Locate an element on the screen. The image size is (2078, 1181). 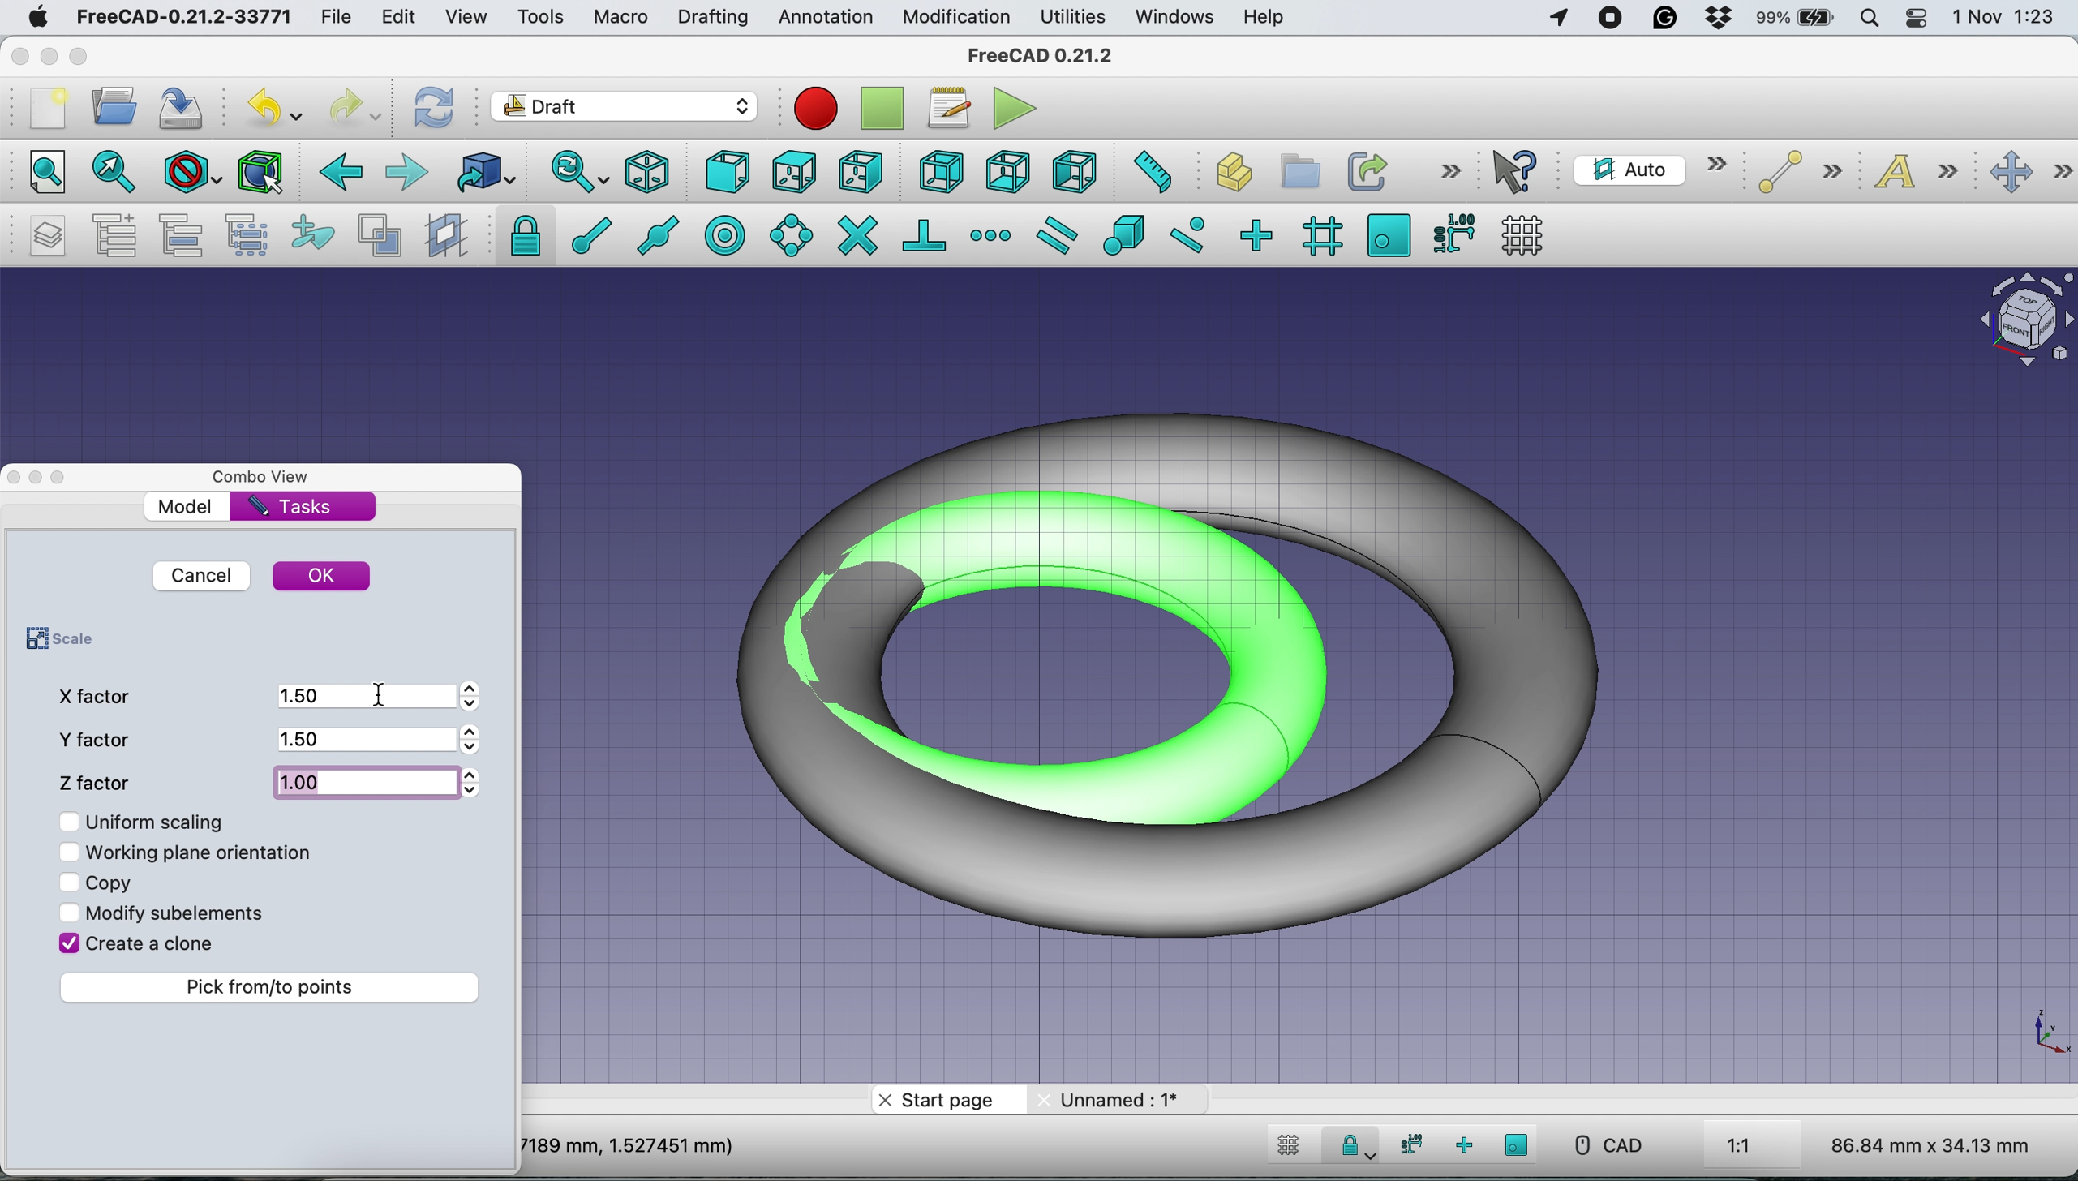
cancel is located at coordinates (200, 575).